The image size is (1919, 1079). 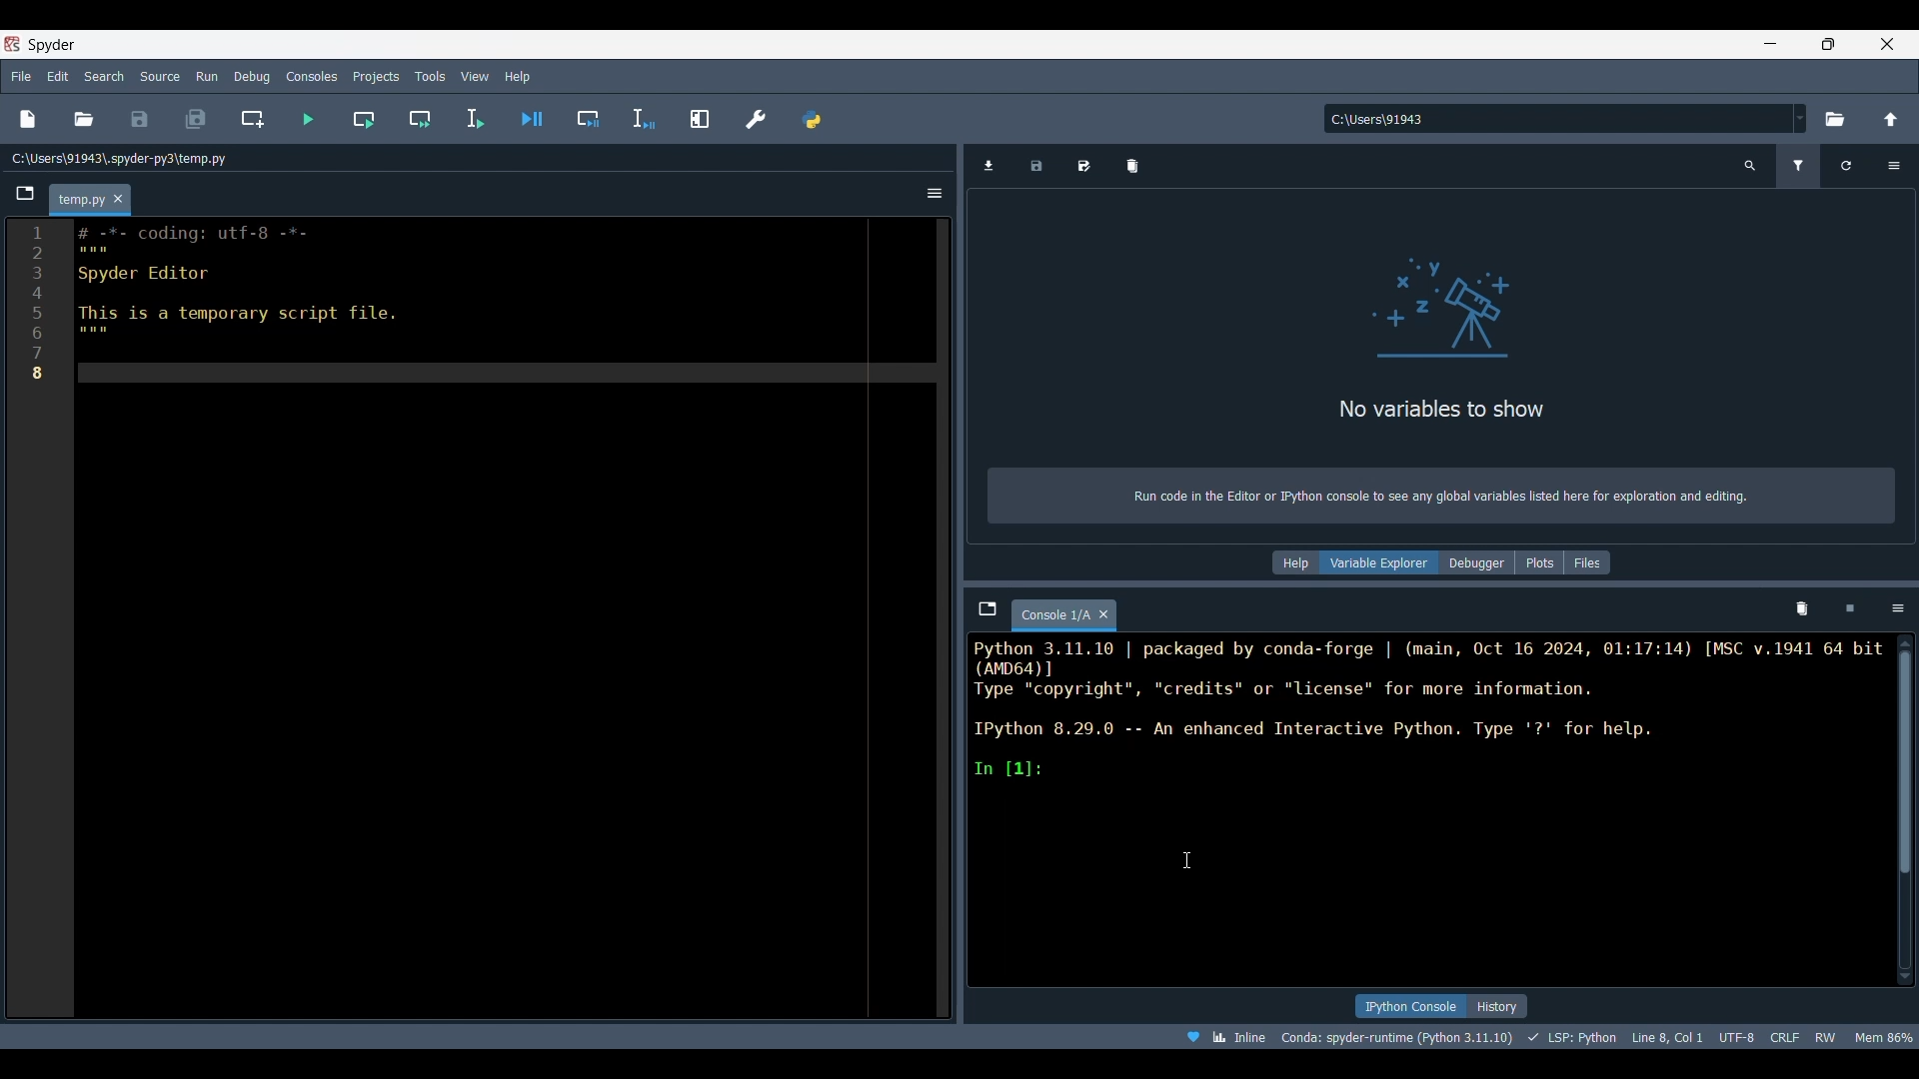 I want to click on Create new cell at the current line, so click(x=253, y=119).